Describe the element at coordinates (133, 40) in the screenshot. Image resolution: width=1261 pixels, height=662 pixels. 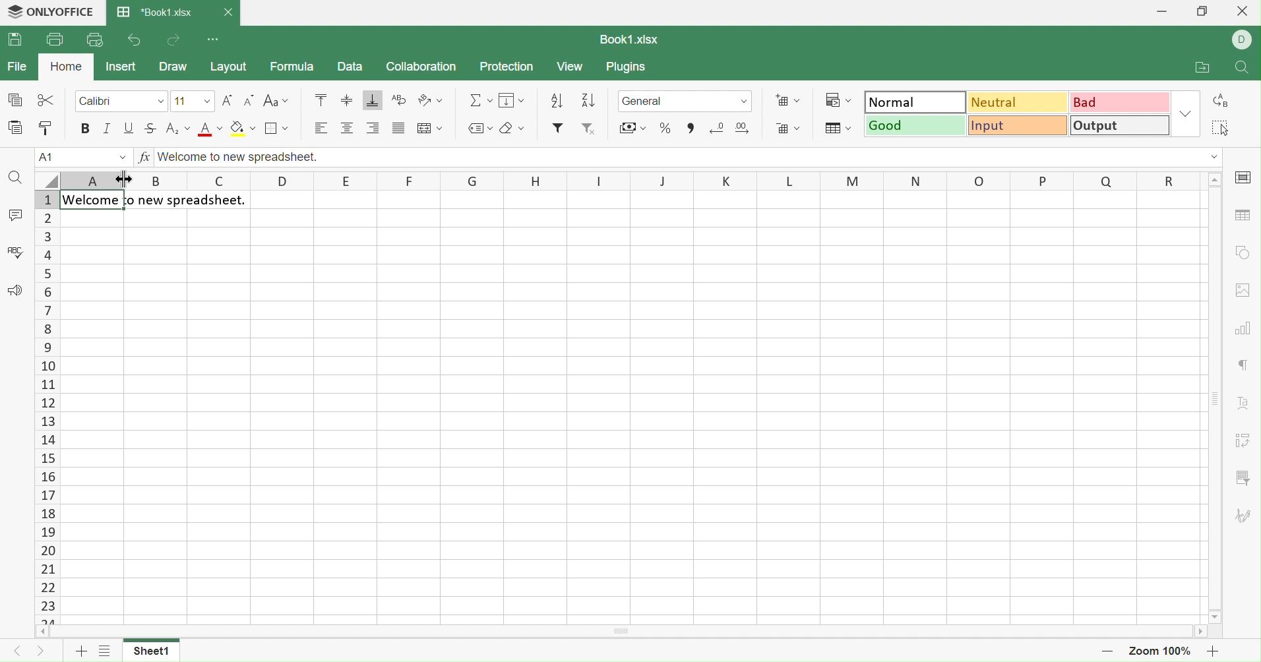
I see `Undo` at that location.